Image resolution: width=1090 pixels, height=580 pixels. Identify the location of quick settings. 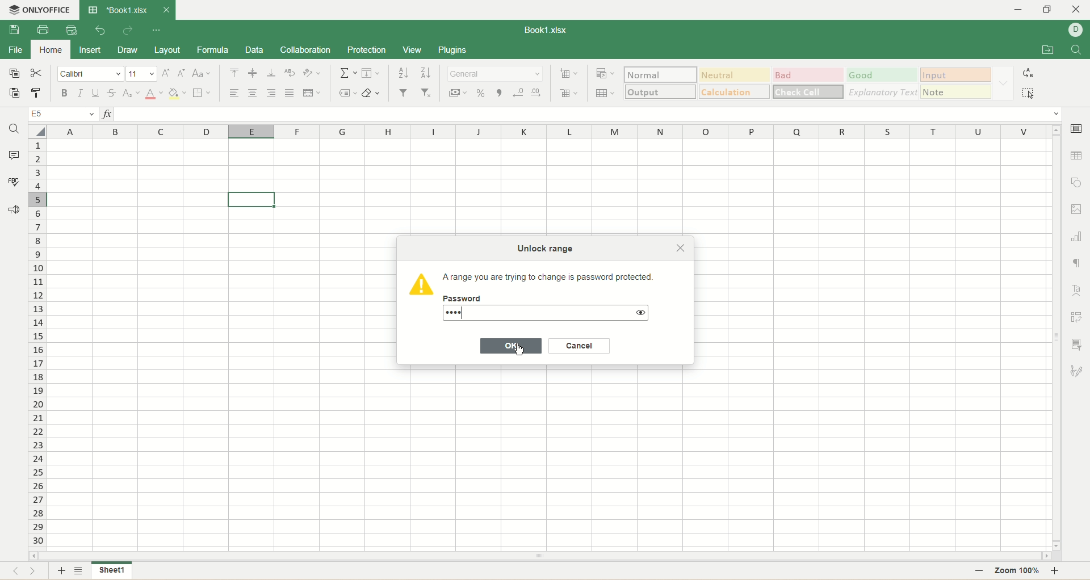
(161, 31).